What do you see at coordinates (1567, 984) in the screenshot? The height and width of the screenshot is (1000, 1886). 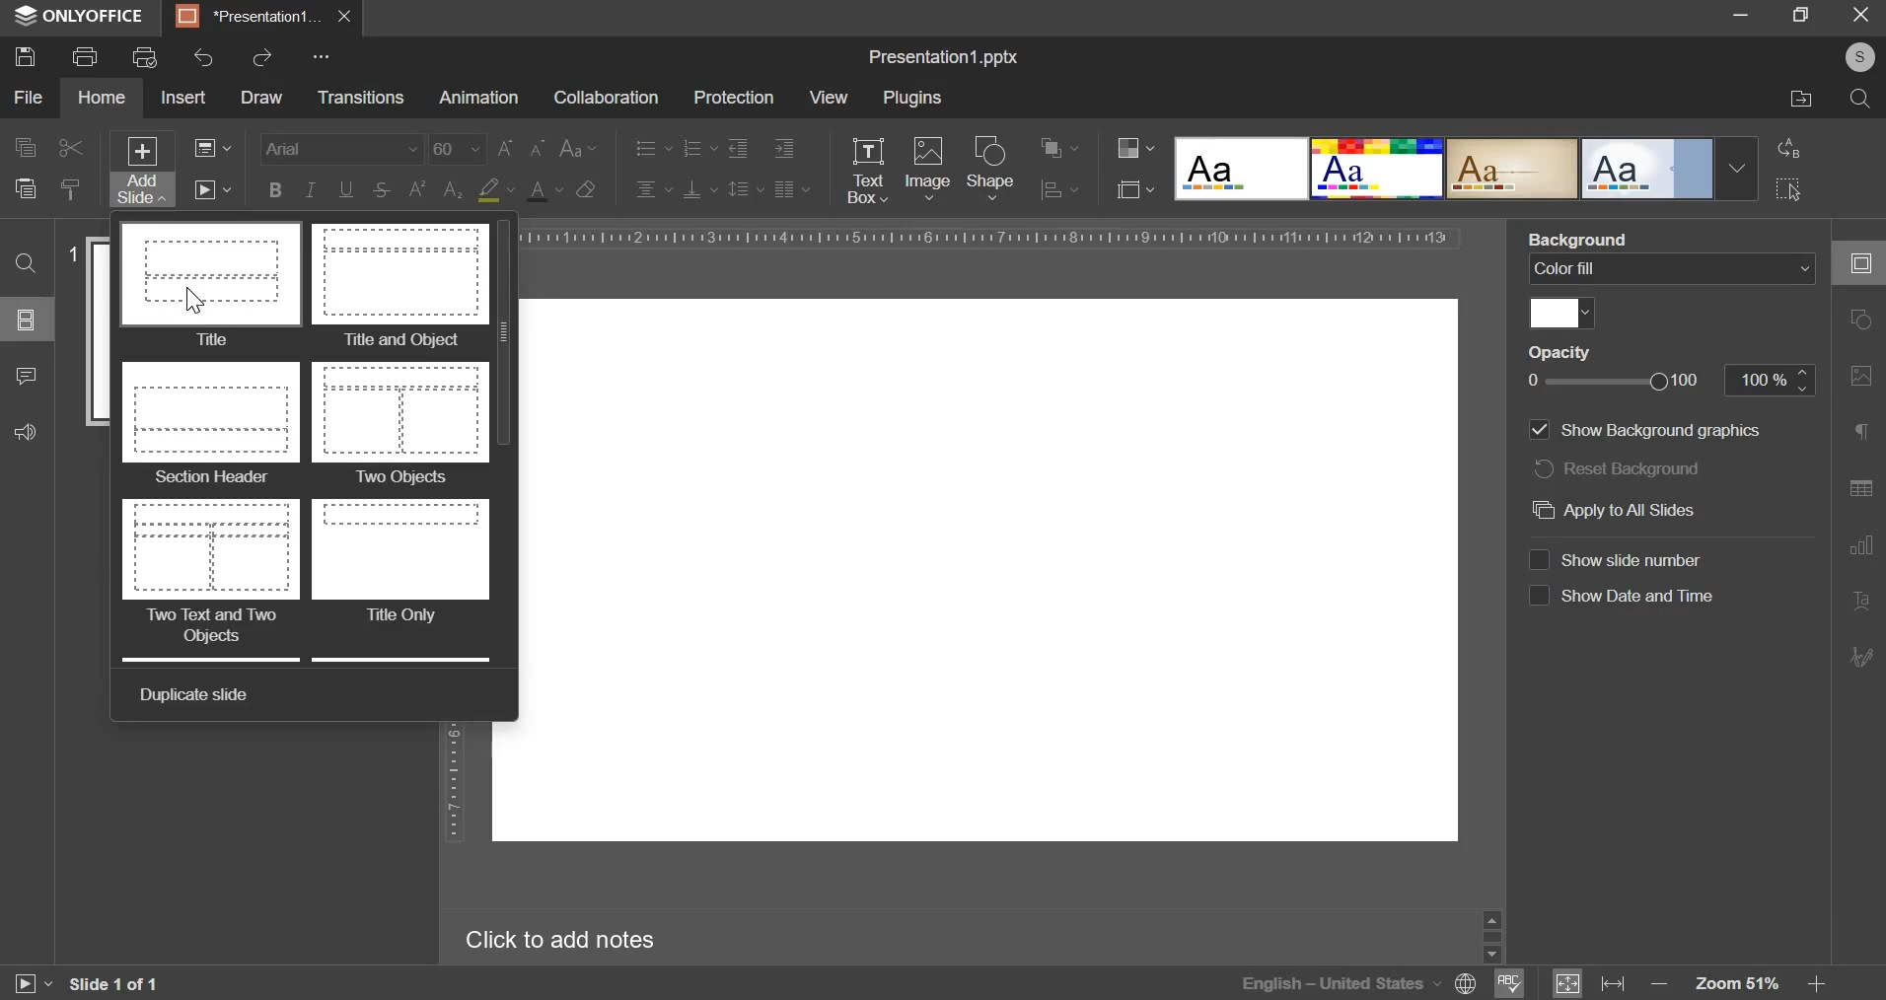 I see `fit to slide` at bounding box center [1567, 984].